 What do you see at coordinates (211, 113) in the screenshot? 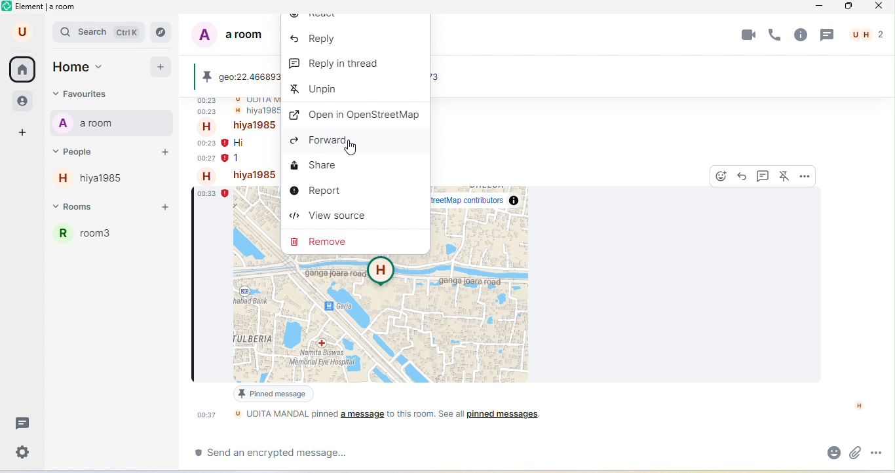
I see `00.23` at bounding box center [211, 113].